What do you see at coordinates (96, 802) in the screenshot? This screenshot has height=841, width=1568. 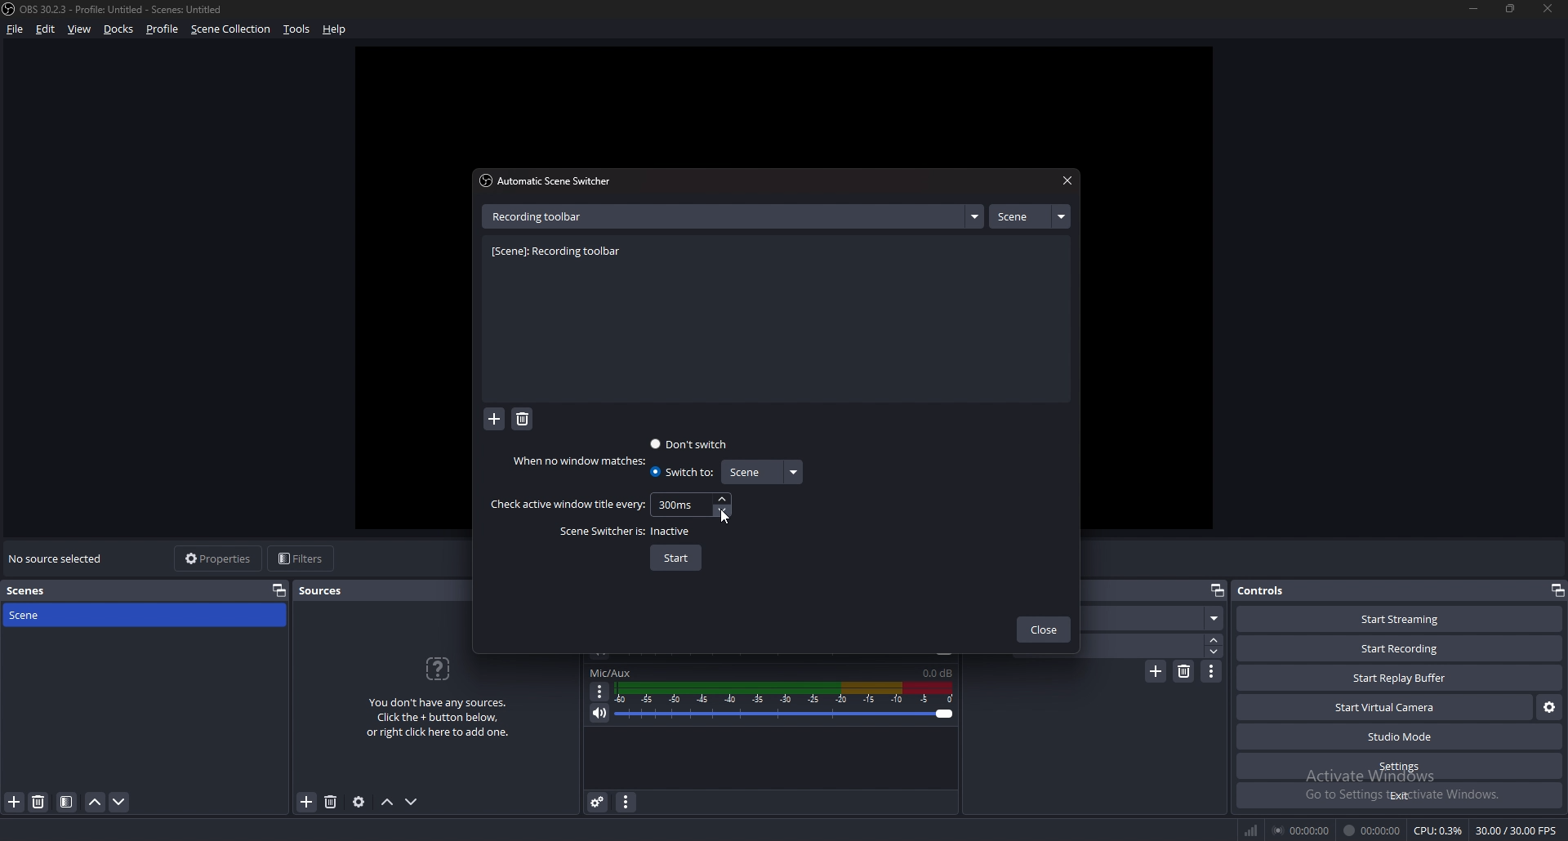 I see `move scene up` at bounding box center [96, 802].